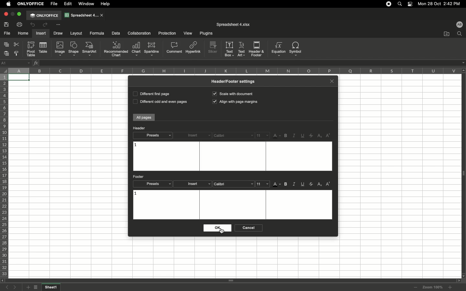 The height and width of the screenshot is (291, 466). I want to click on Maximize, so click(20, 14).